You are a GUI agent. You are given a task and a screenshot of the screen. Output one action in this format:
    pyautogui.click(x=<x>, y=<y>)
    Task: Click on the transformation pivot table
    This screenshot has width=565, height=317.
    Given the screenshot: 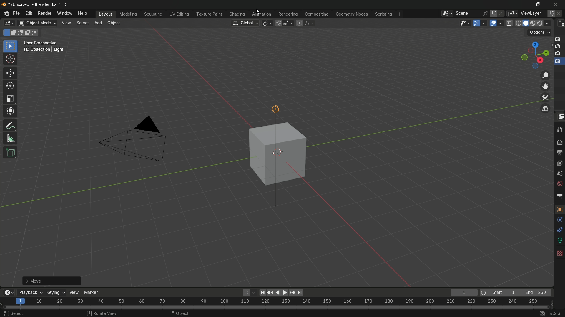 What is the action you would take?
    pyautogui.click(x=267, y=23)
    